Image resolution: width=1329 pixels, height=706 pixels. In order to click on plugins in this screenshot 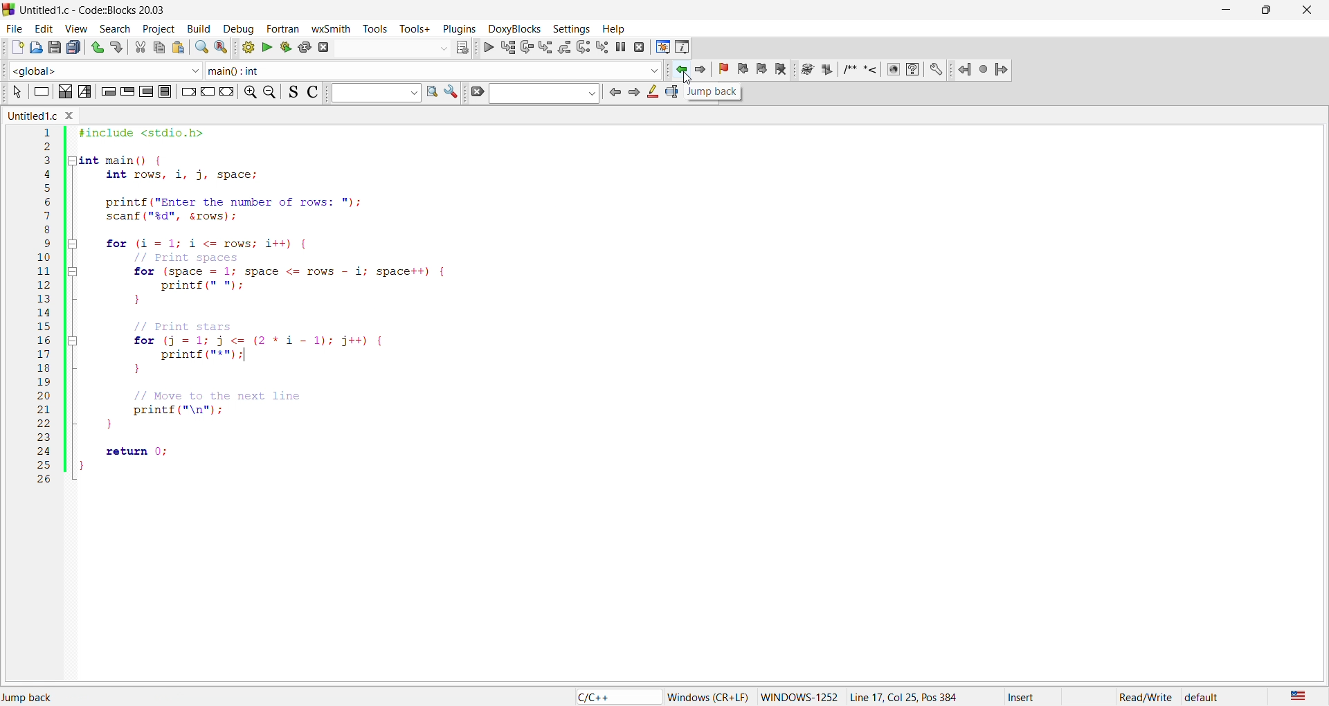, I will do `click(459, 27)`.